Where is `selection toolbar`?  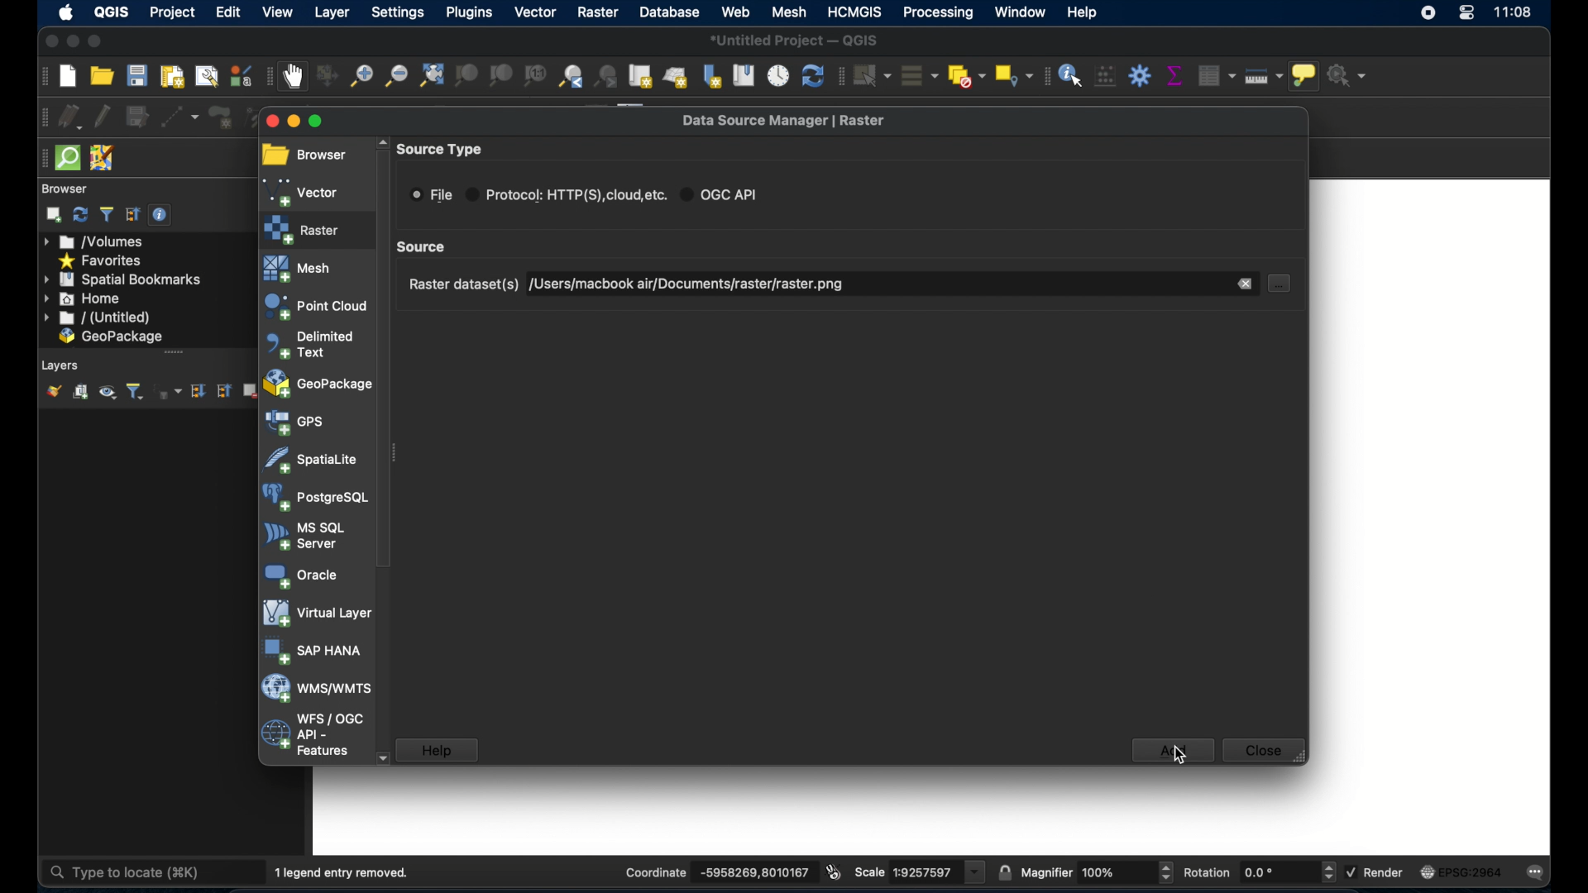 selection toolbar is located at coordinates (839, 75).